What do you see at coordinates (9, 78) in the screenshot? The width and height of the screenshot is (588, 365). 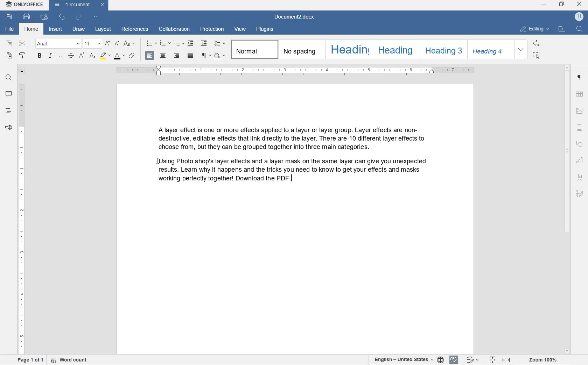 I see `FIND` at bounding box center [9, 78].